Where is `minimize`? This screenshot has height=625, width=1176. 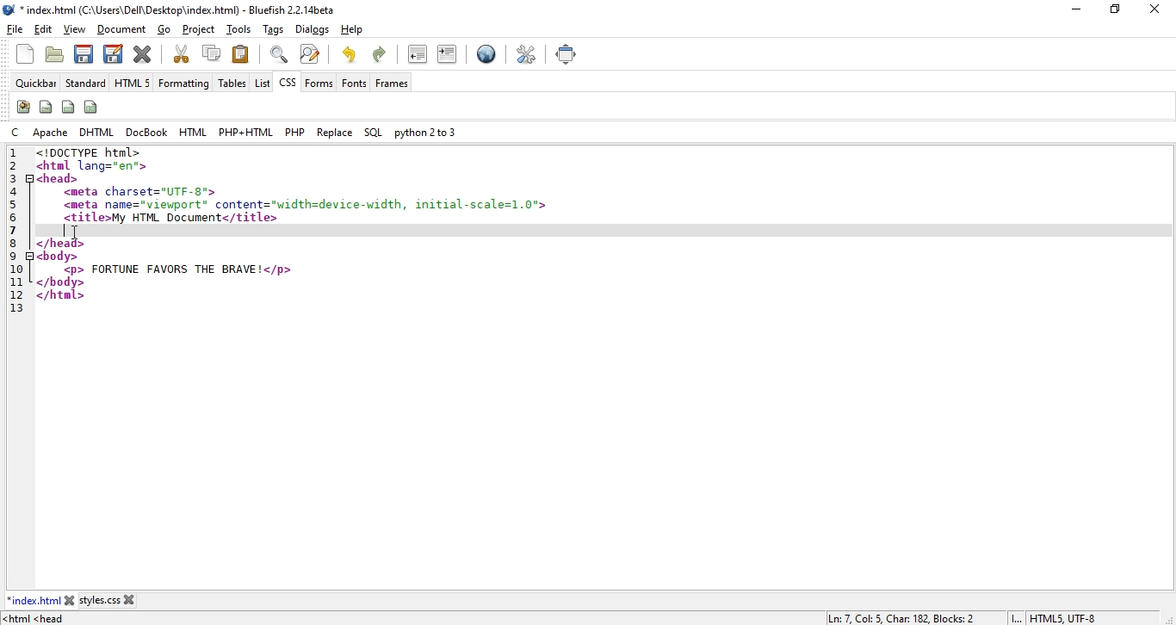 minimize is located at coordinates (1073, 9).